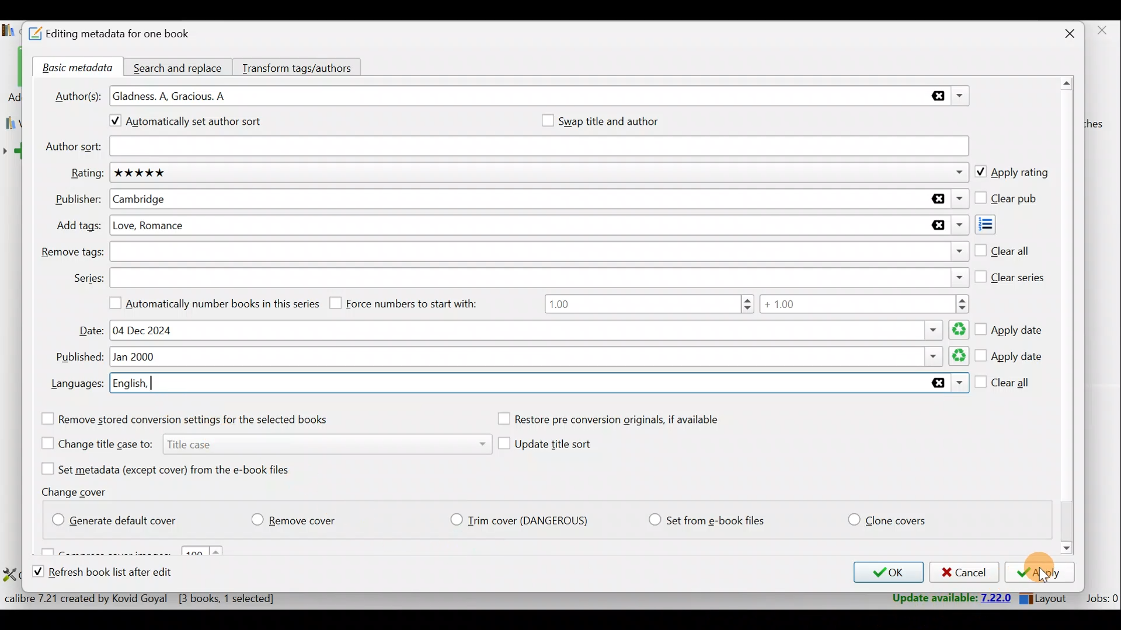 This screenshot has width=1121, height=630. What do you see at coordinates (1011, 275) in the screenshot?
I see `Clear series` at bounding box center [1011, 275].